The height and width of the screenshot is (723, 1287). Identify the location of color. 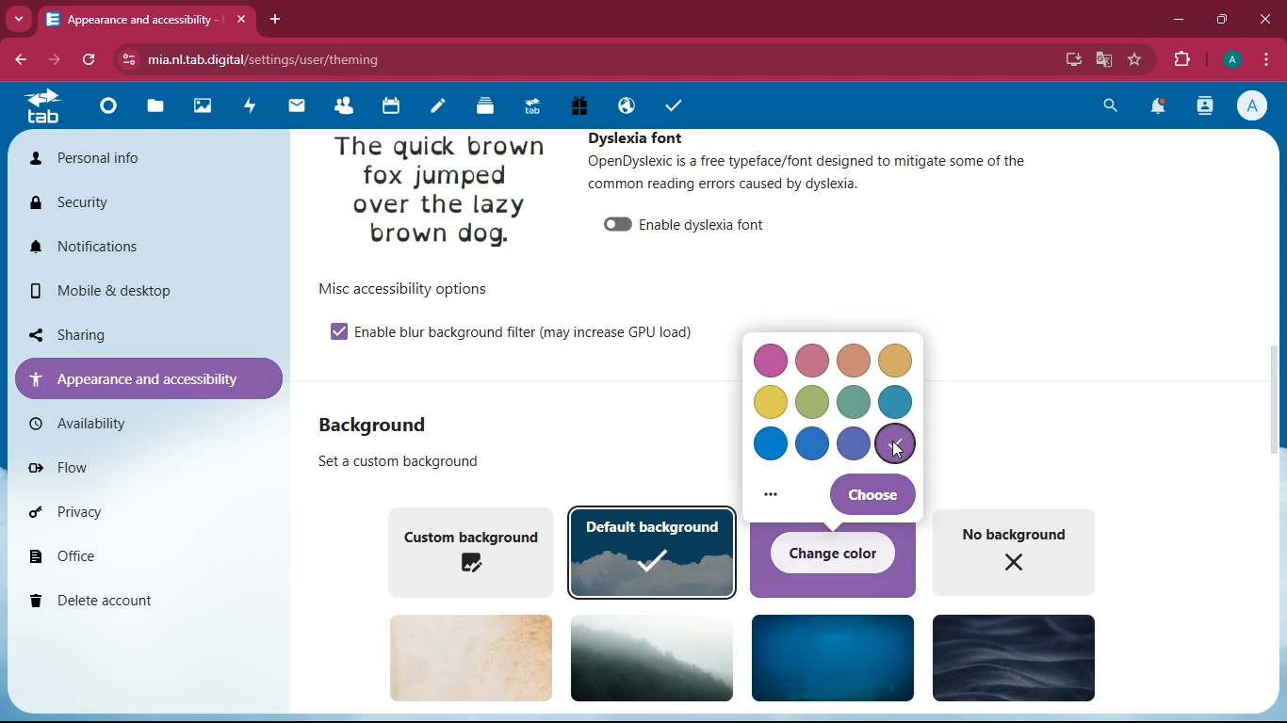
(855, 402).